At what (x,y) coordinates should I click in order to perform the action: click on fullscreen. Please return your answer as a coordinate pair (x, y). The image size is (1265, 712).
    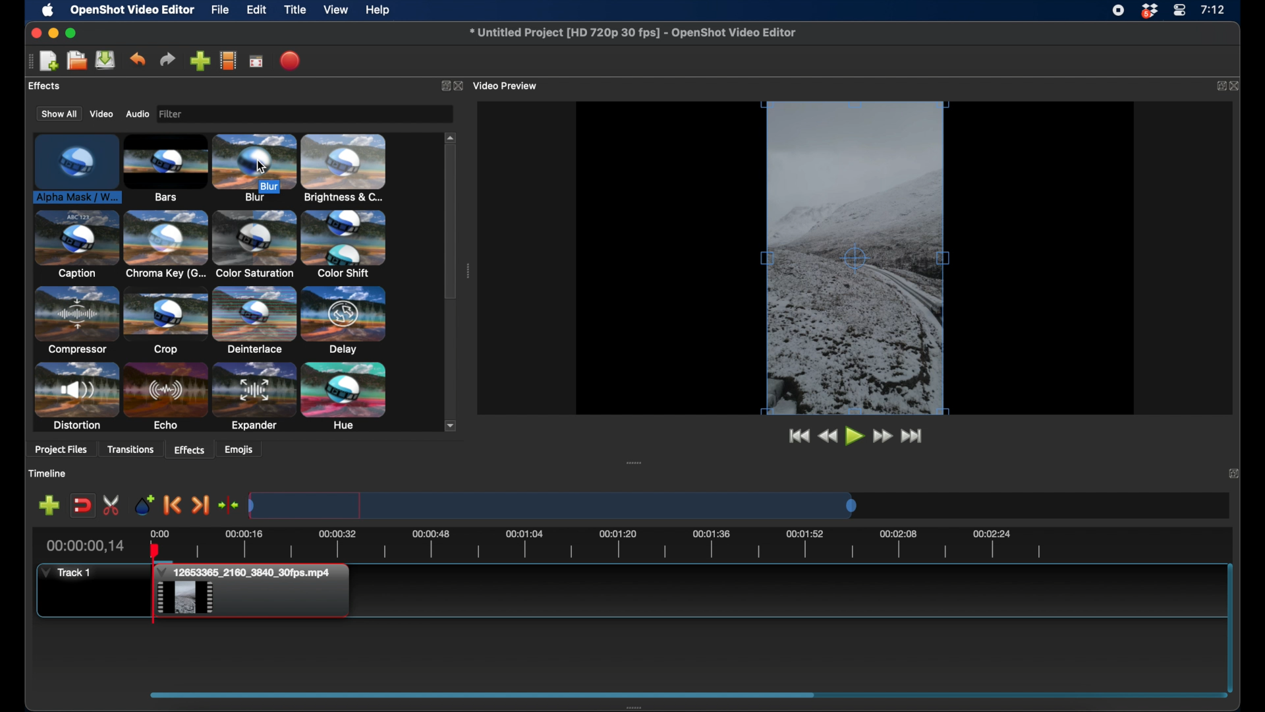
    Looking at the image, I should click on (257, 61).